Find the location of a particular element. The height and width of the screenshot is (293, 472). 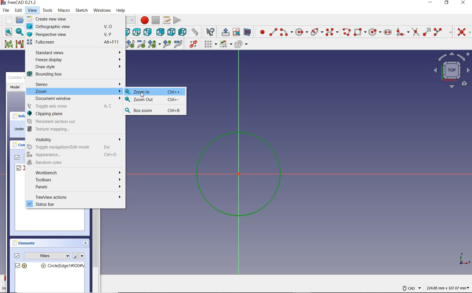

VAD Navigation Style is located at coordinates (411, 289).